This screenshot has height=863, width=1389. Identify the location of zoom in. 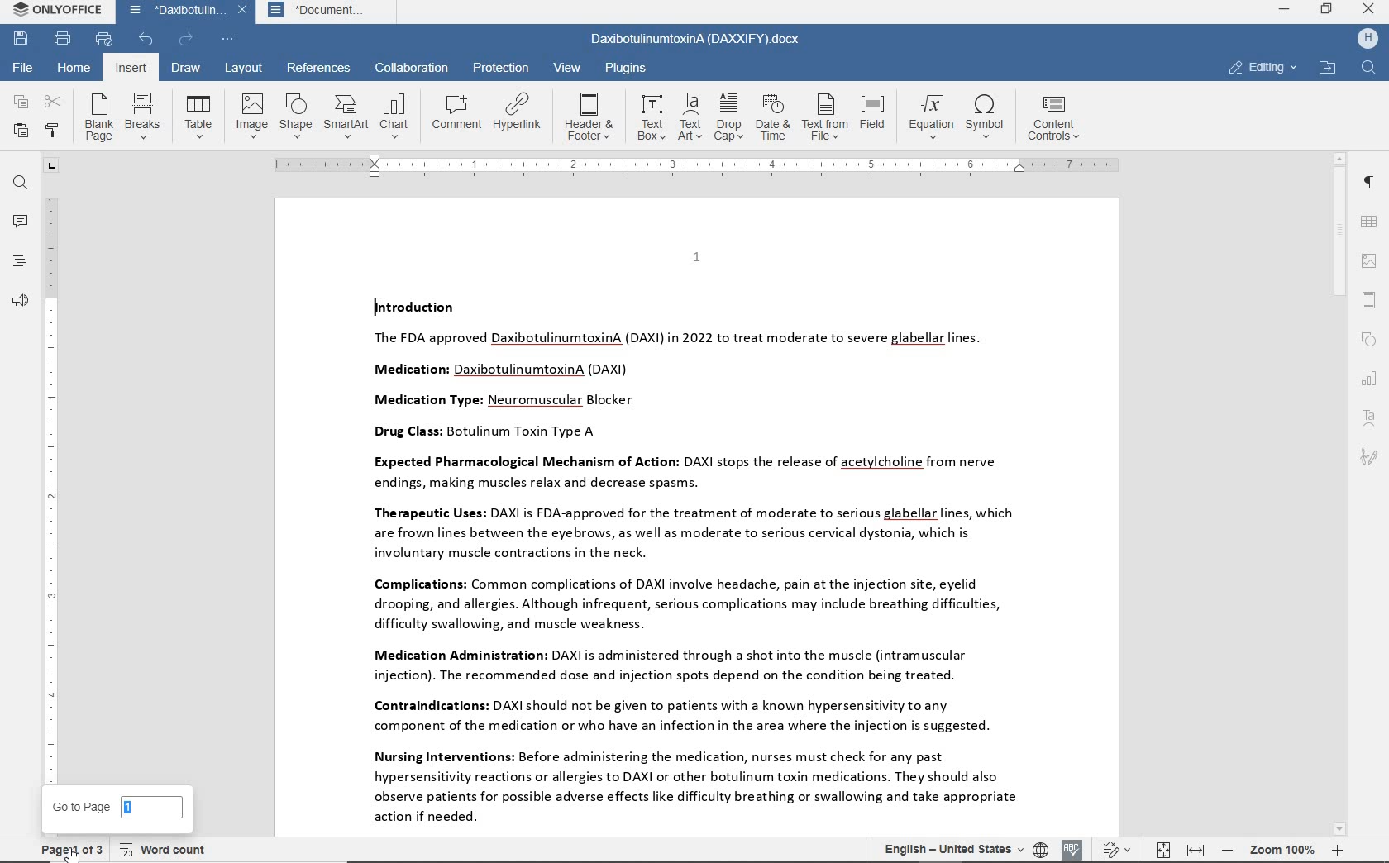
(1336, 850).